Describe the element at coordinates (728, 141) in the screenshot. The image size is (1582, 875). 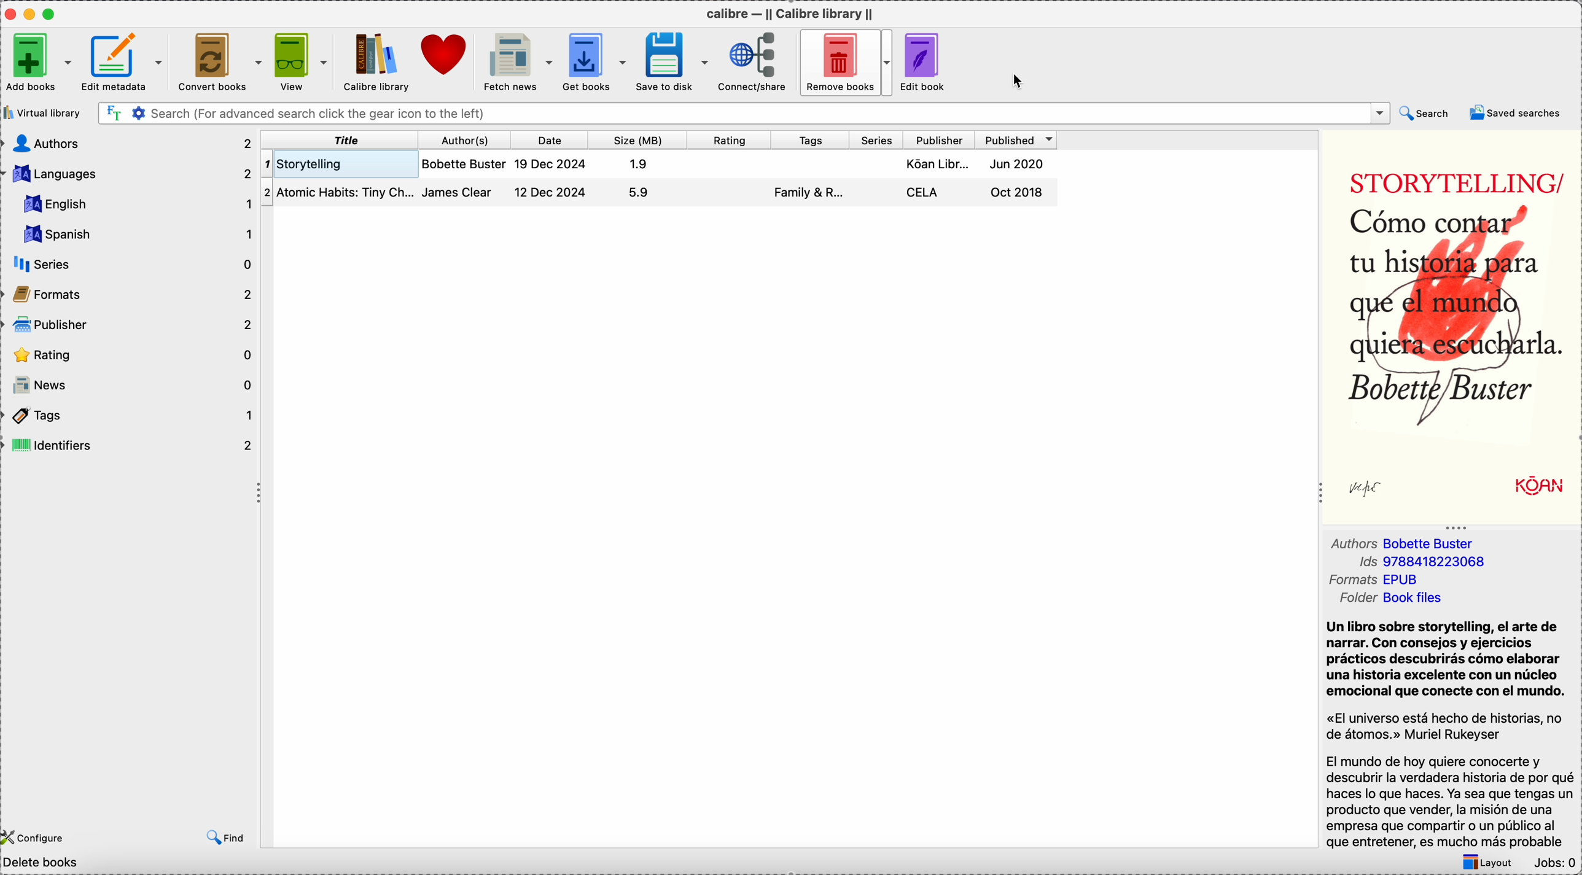
I see `rating` at that location.